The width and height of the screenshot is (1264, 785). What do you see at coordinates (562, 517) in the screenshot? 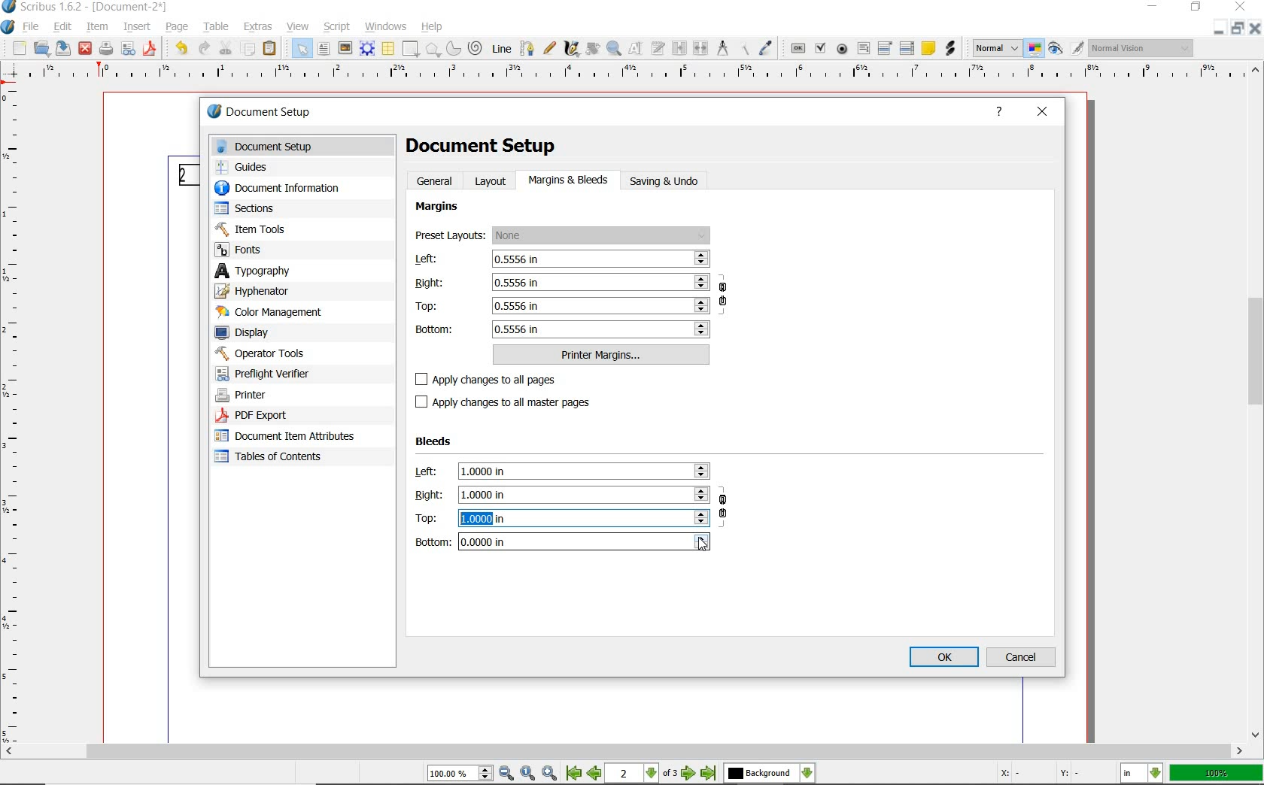
I see `Top: 1.0000 in` at bounding box center [562, 517].